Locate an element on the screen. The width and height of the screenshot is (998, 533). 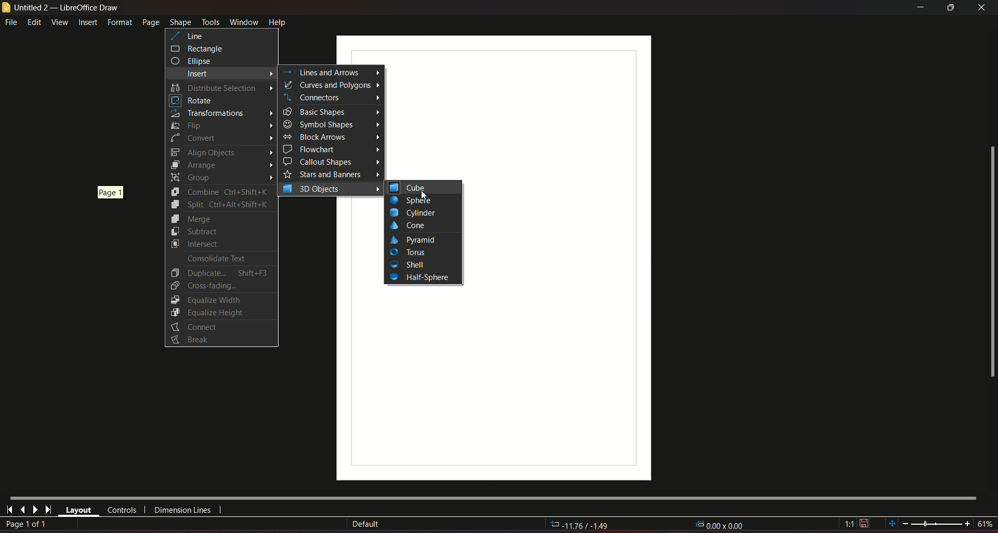
Arrow is located at coordinates (269, 113).